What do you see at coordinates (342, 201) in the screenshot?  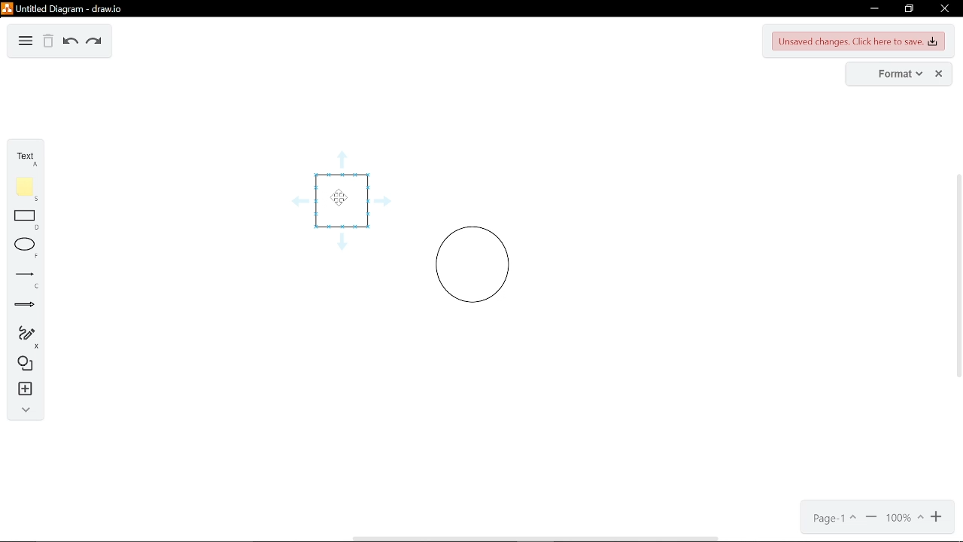 I see `cursor hovering over square` at bounding box center [342, 201].